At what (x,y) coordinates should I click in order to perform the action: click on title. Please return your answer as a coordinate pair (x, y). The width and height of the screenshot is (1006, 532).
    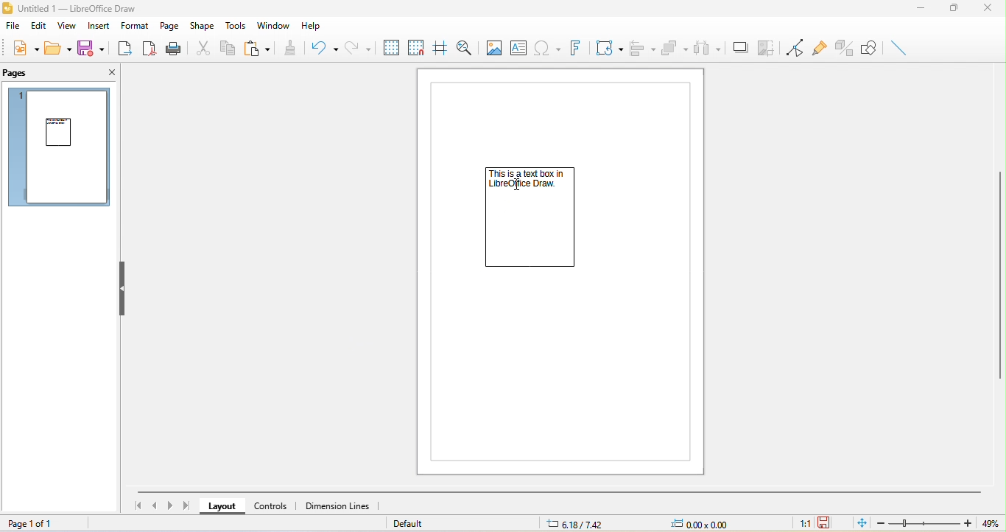
    Looking at the image, I should click on (79, 9).